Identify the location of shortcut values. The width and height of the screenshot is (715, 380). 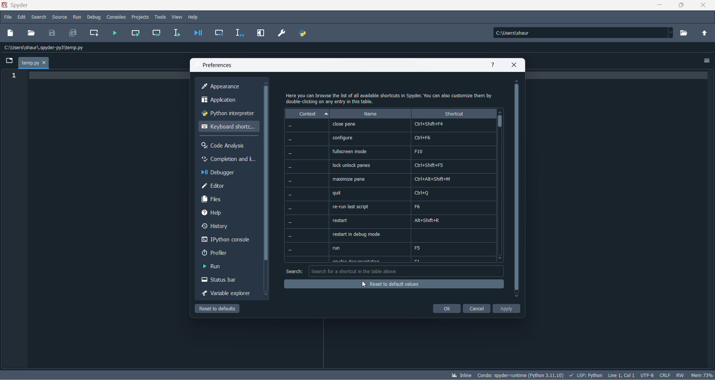
(454, 191).